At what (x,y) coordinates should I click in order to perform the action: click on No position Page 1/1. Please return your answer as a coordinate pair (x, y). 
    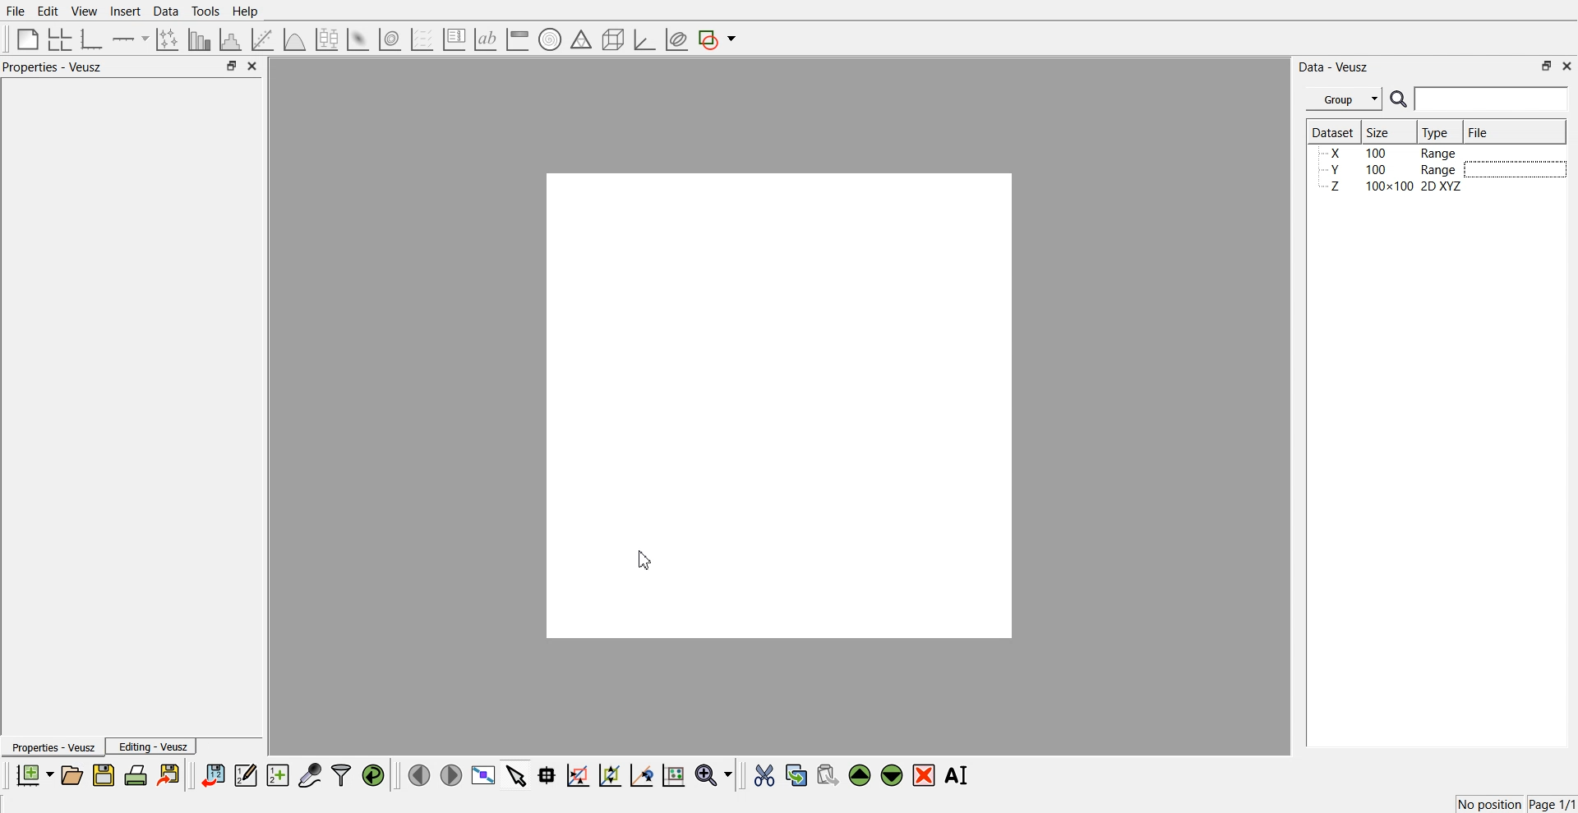
    Looking at the image, I should click on (1516, 804).